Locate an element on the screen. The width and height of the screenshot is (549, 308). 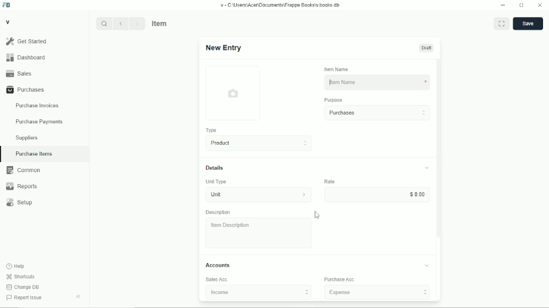
Next is located at coordinates (137, 23).